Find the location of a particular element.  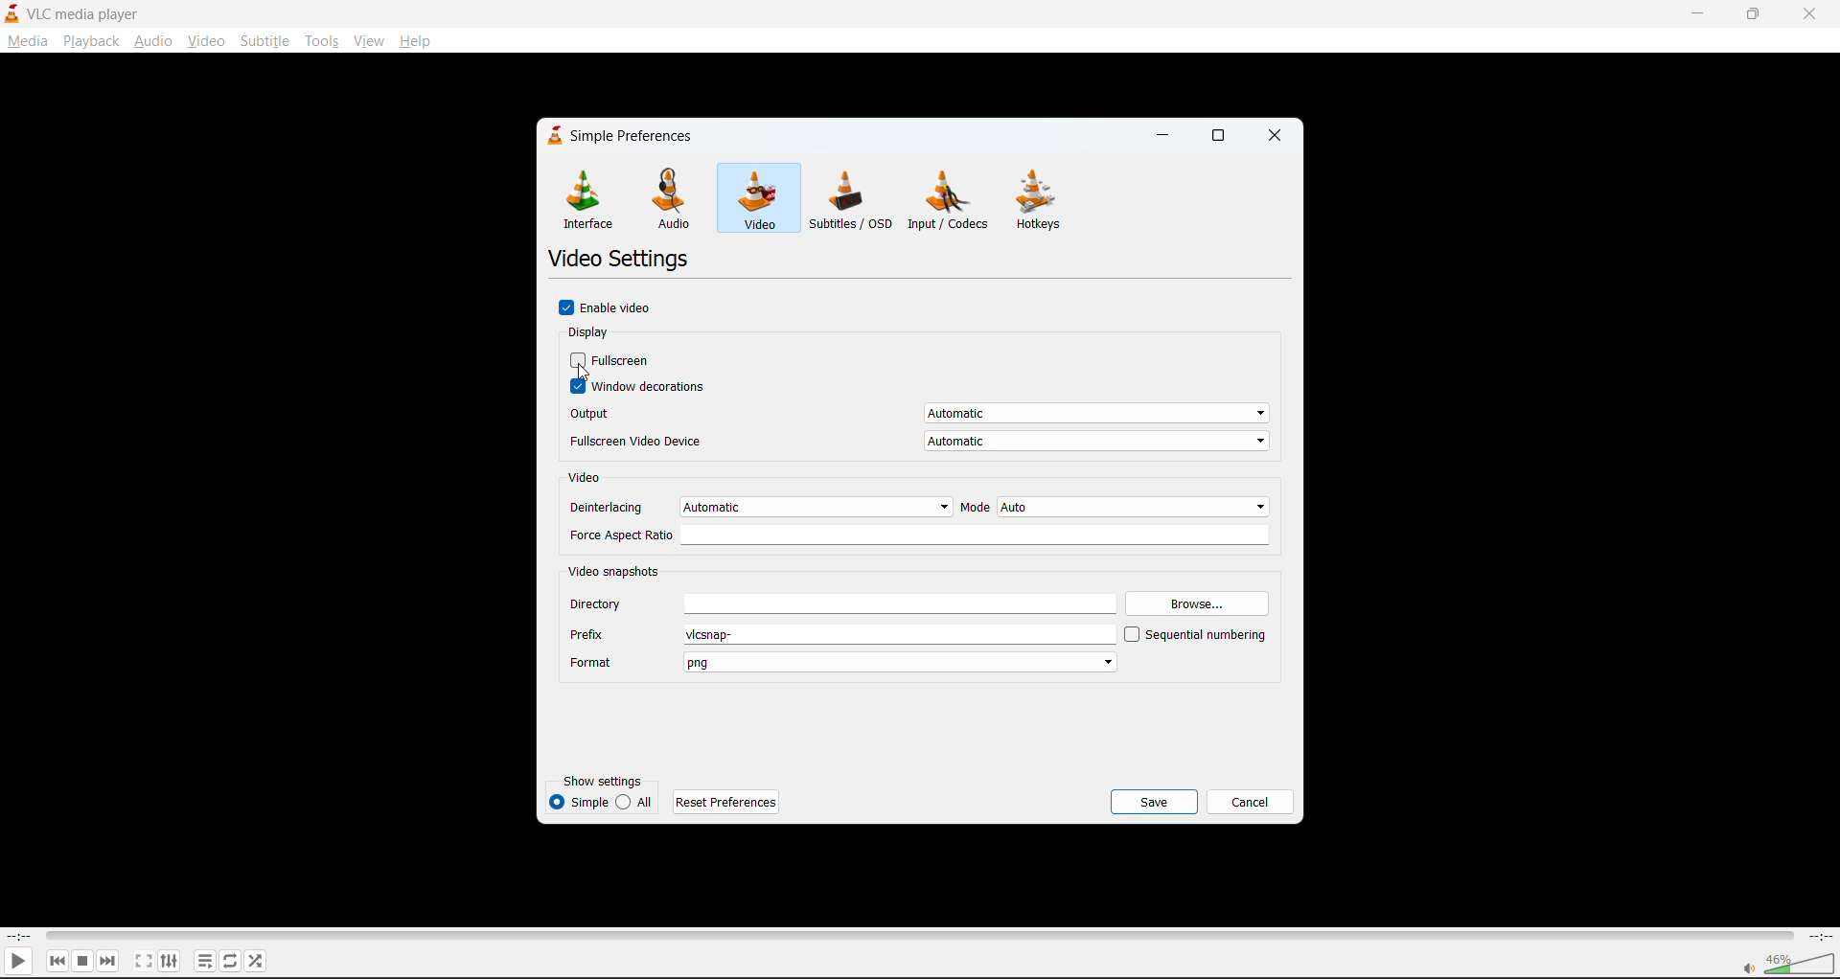

simple preferences is located at coordinates (625, 136).